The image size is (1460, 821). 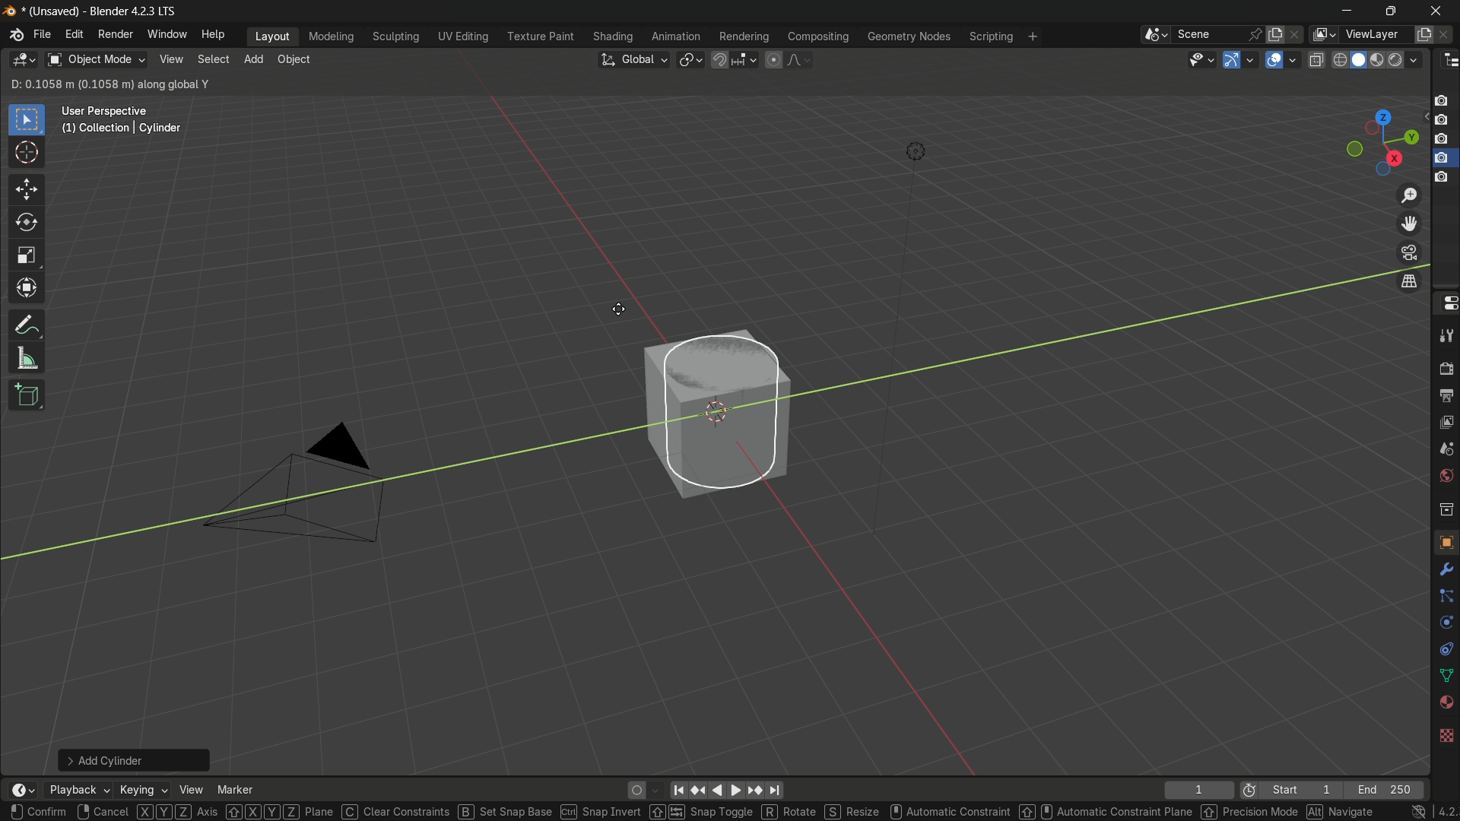 I want to click on new scene, so click(x=1276, y=34).